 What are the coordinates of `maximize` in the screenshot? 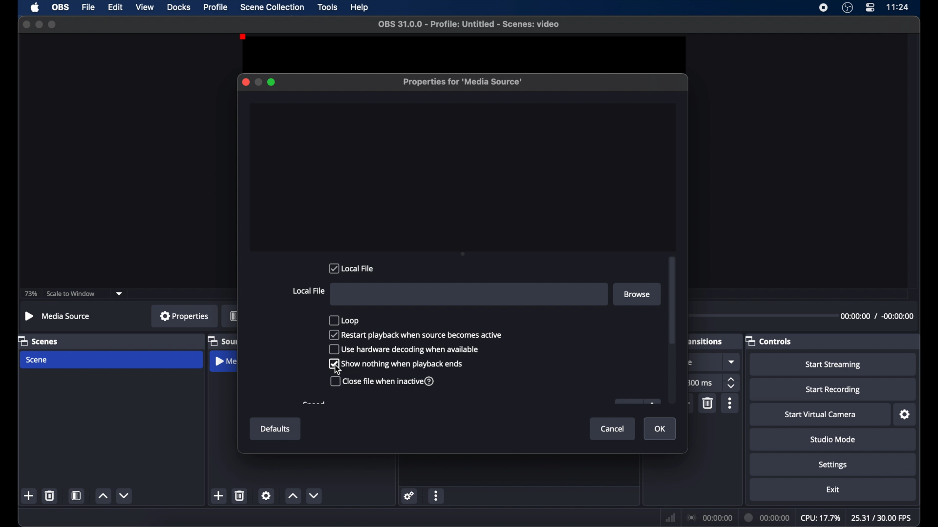 It's located at (272, 82).